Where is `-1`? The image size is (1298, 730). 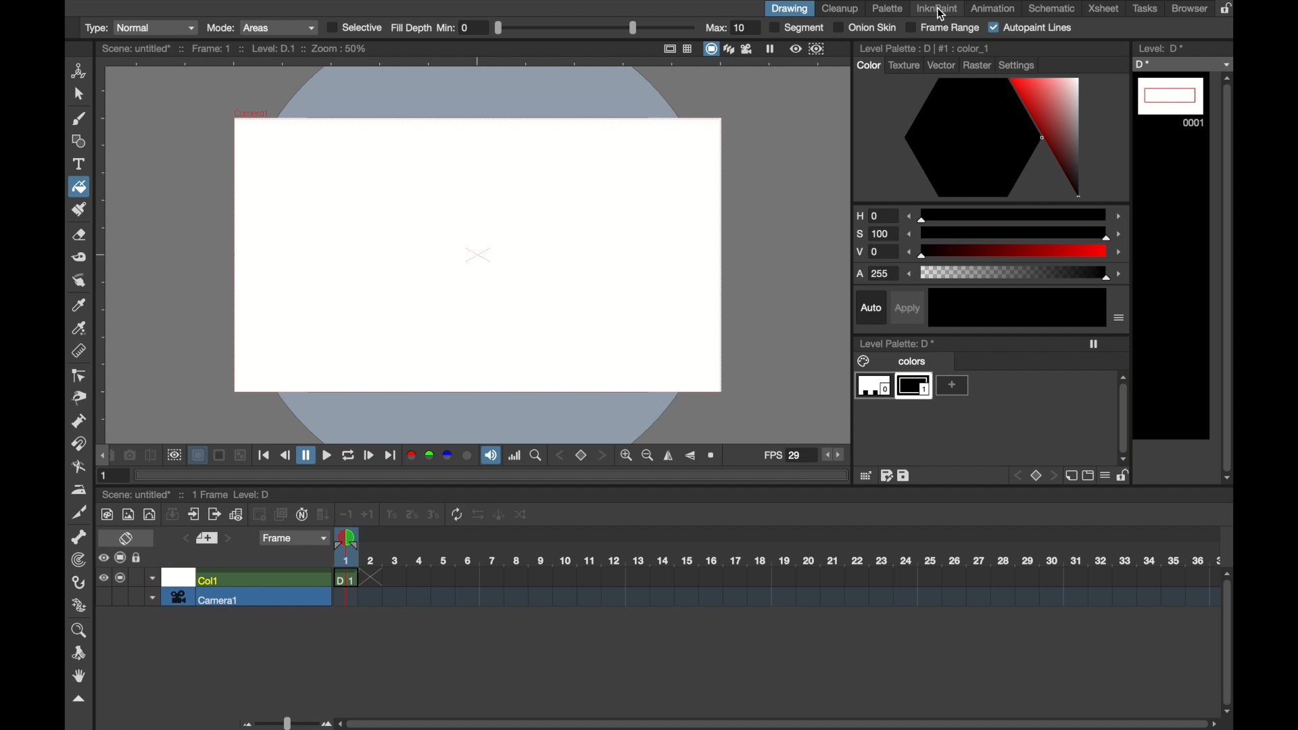 -1 is located at coordinates (345, 514).